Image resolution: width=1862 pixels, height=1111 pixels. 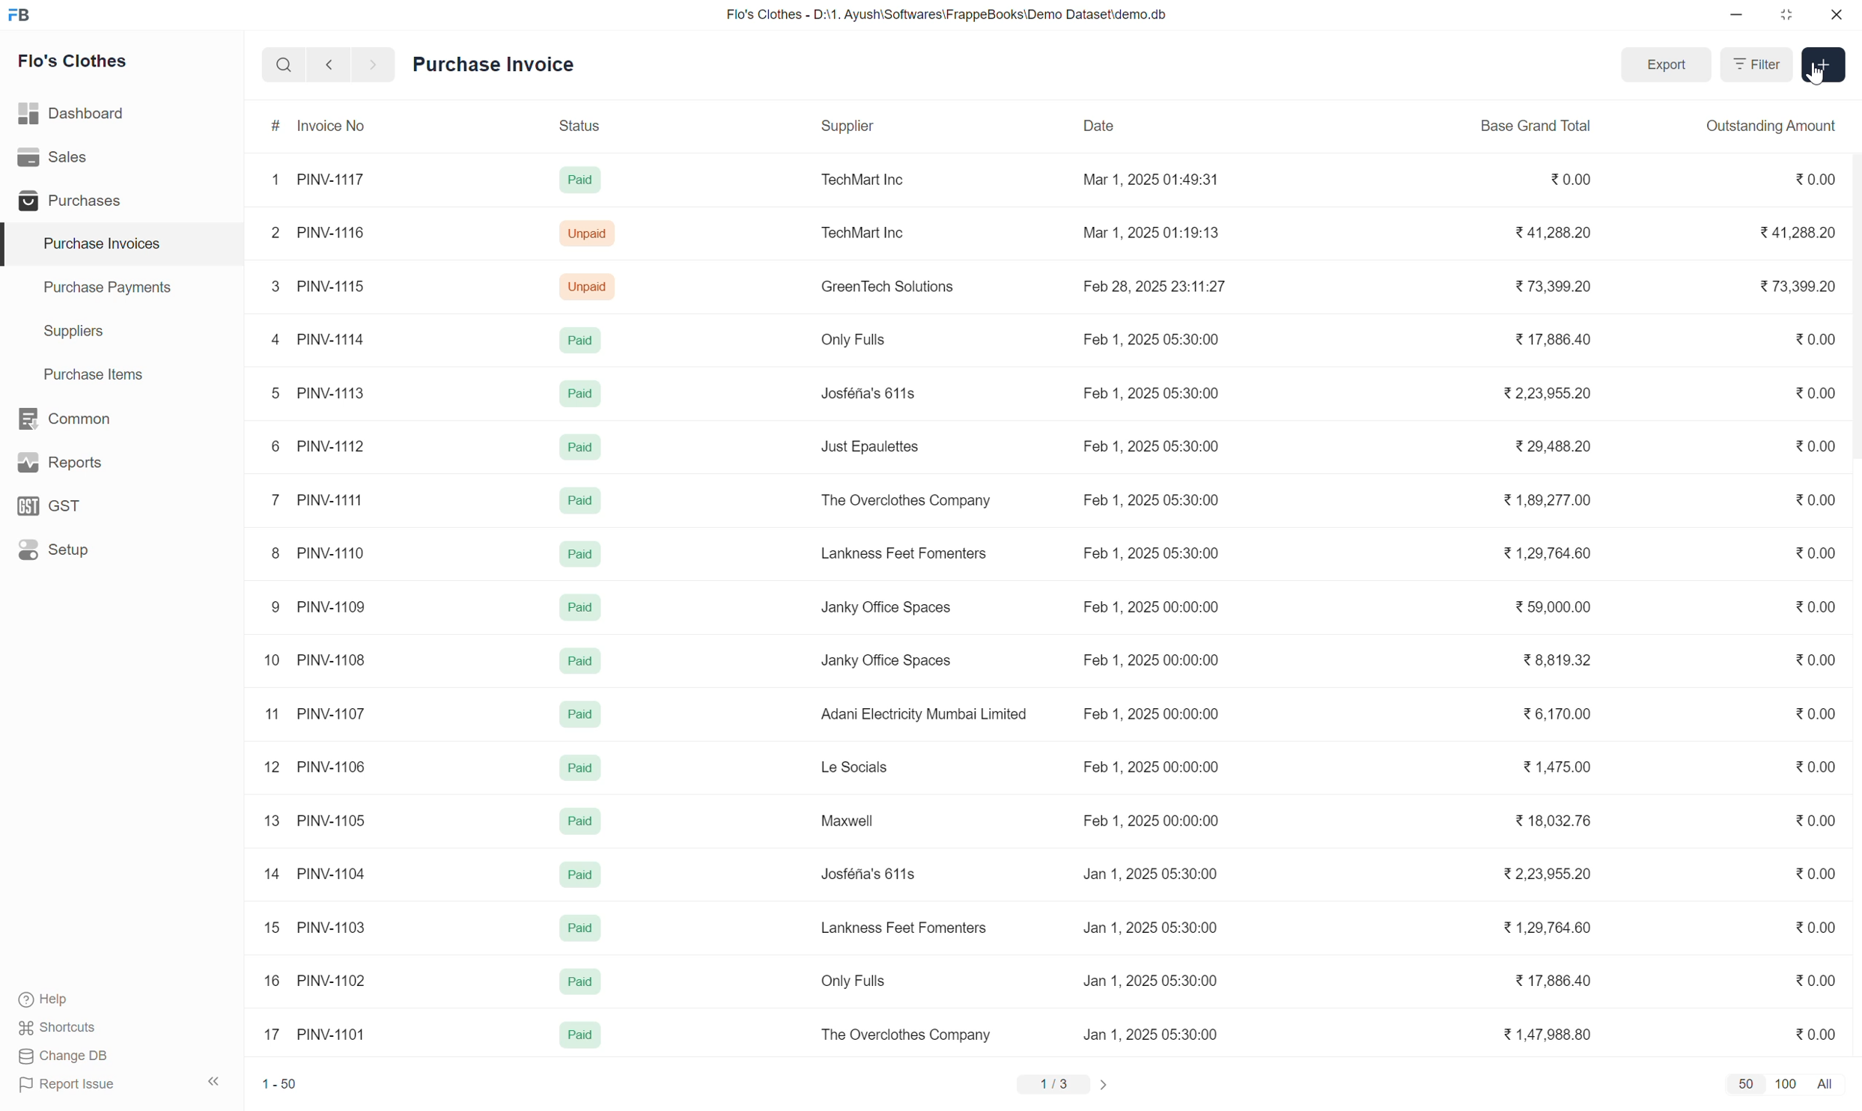 What do you see at coordinates (121, 157) in the screenshot?
I see `Sales` at bounding box center [121, 157].